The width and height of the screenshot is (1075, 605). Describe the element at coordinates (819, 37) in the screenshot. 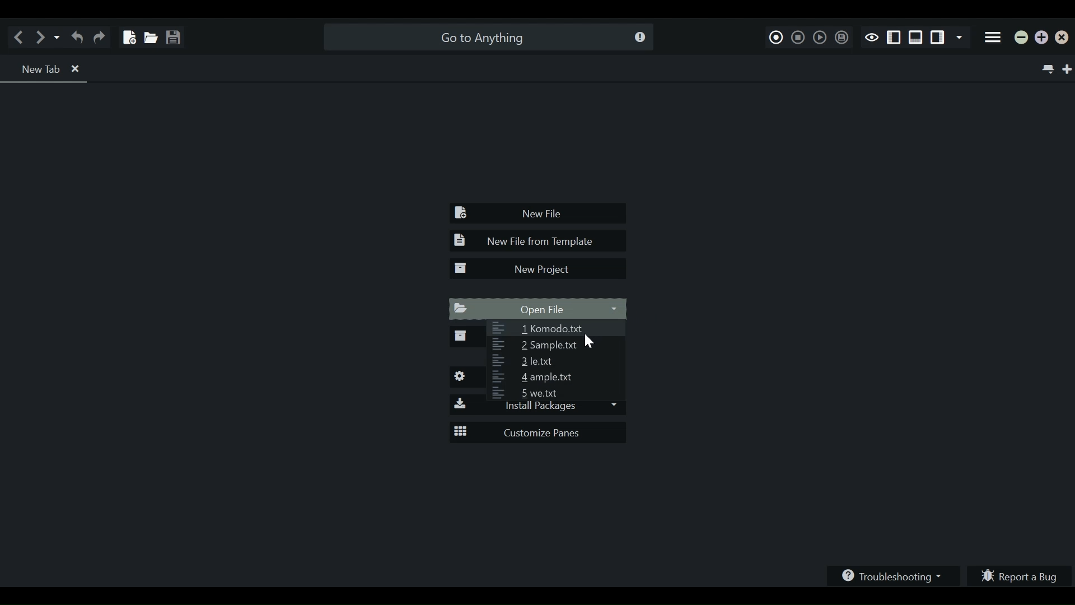

I see `Play Last Macro` at that location.